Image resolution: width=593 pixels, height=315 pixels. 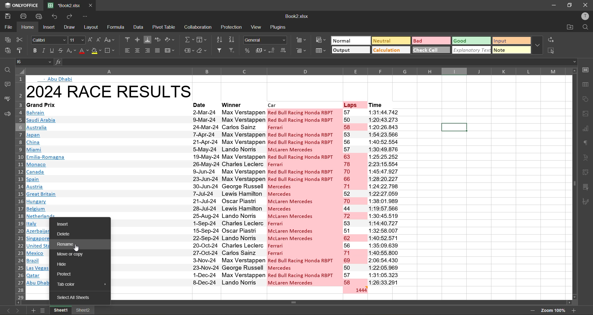 What do you see at coordinates (21, 51) in the screenshot?
I see `copy style` at bounding box center [21, 51].